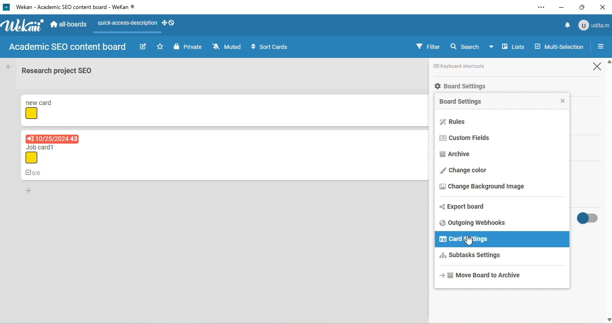  I want to click on maximize, so click(584, 7).